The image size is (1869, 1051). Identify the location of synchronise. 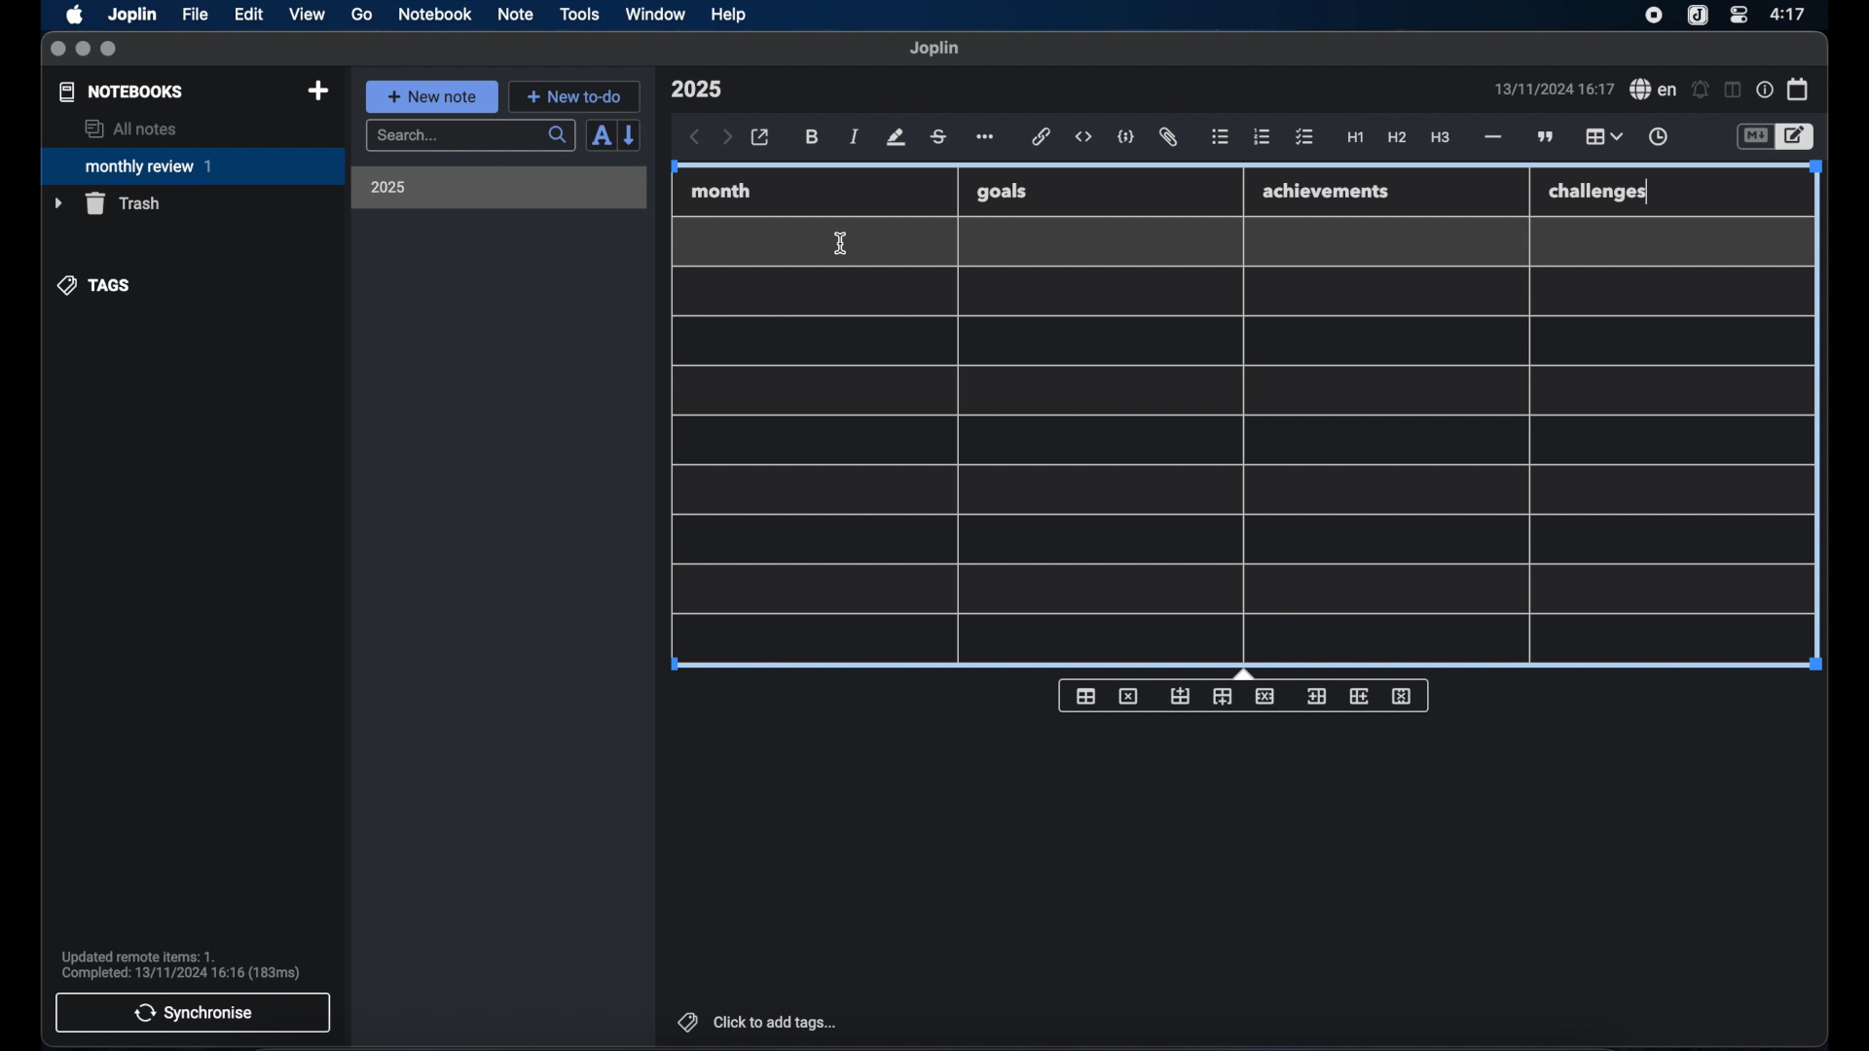
(193, 1012).